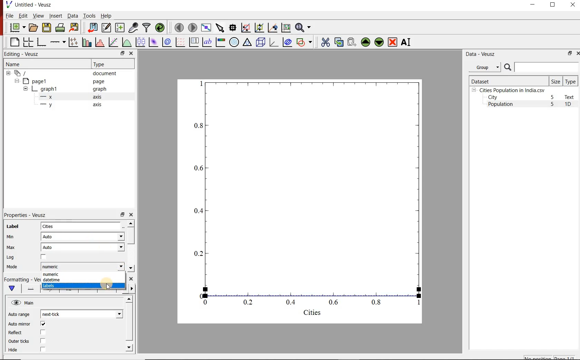 This screenshot has height=360, width=580. Describe the element at coordinates (72, 16) in the screenshot. I see `Data` at that location.